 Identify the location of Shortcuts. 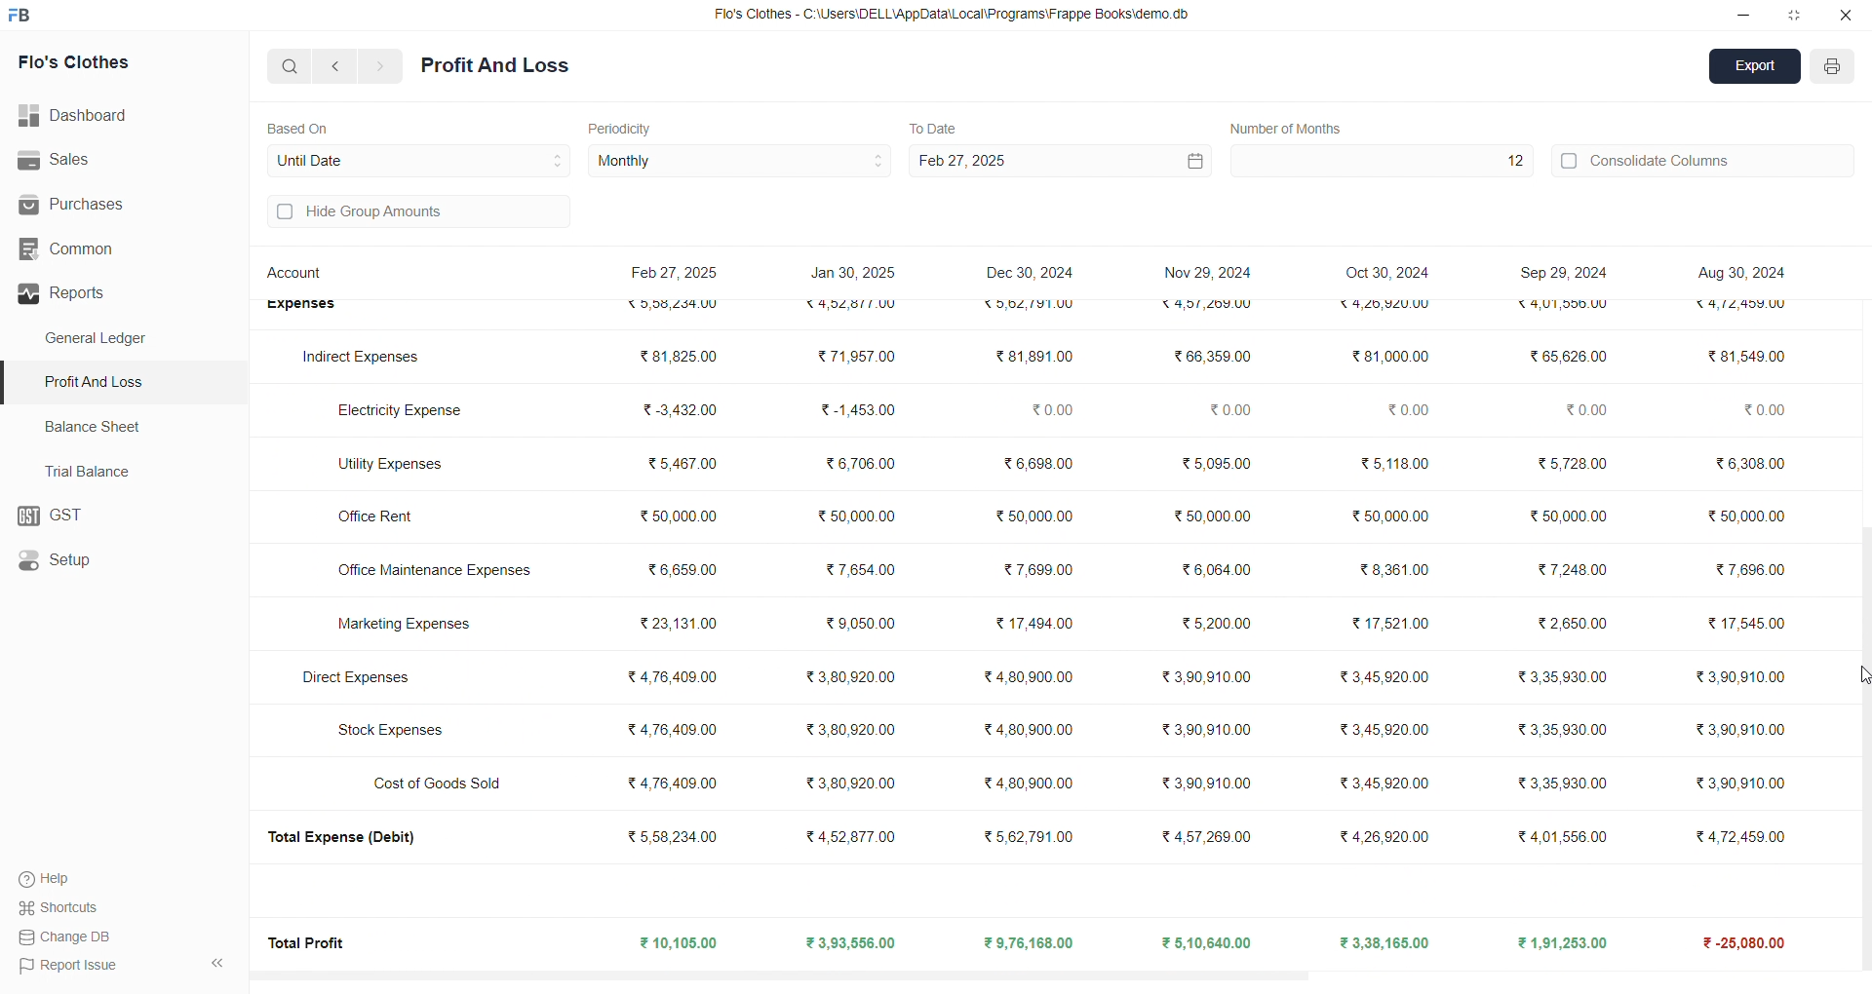
(64, 906).